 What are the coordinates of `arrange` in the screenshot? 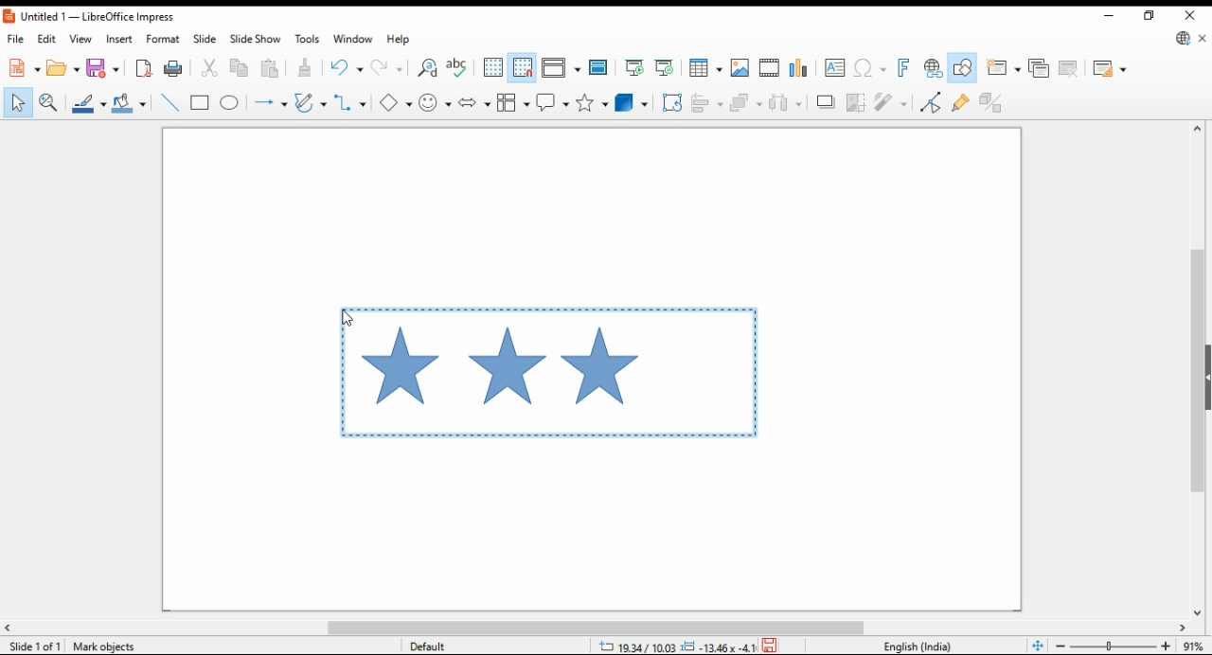 It's located at (747, 102).